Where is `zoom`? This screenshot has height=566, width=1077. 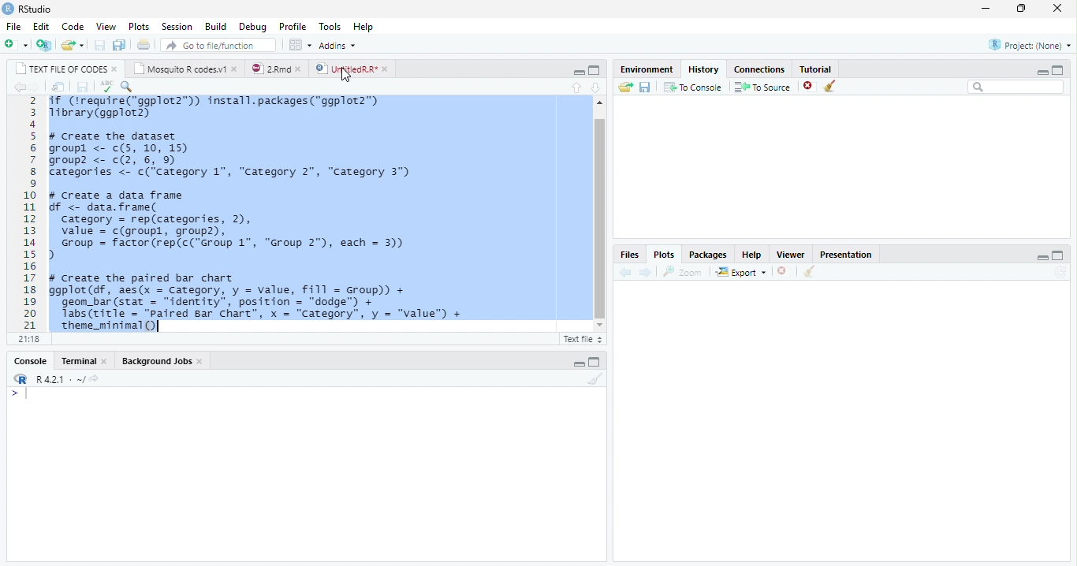 zoom is located at coordinates (684, 271).